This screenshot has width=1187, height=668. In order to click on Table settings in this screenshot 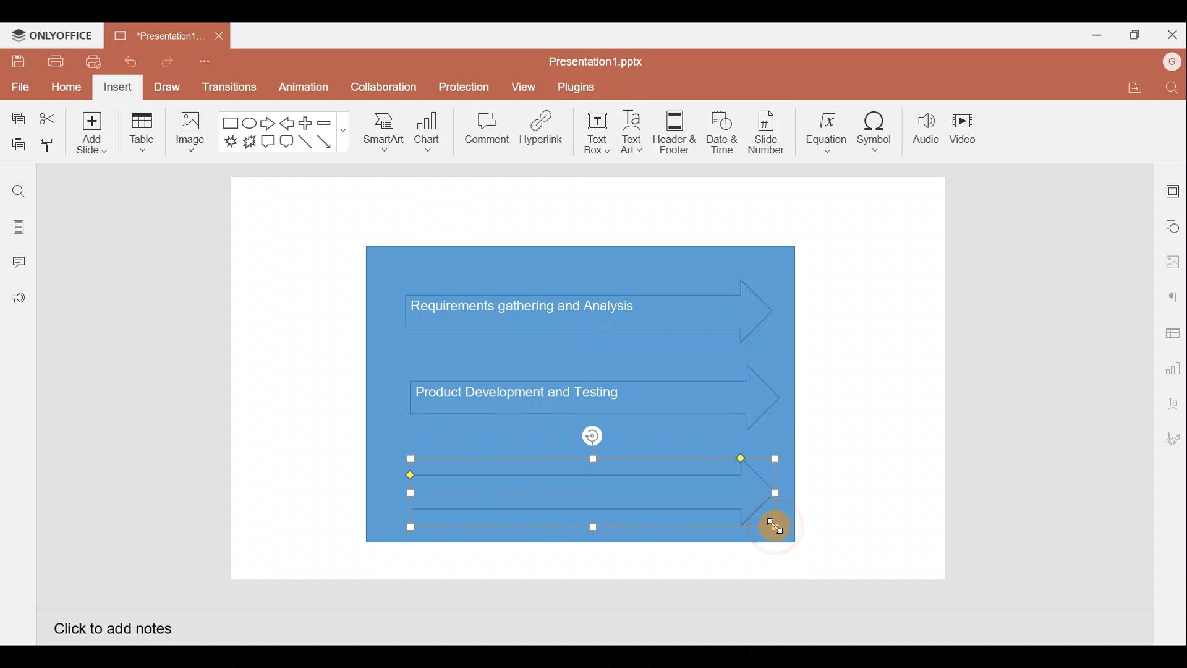, I will do `click(1170, 332)`.